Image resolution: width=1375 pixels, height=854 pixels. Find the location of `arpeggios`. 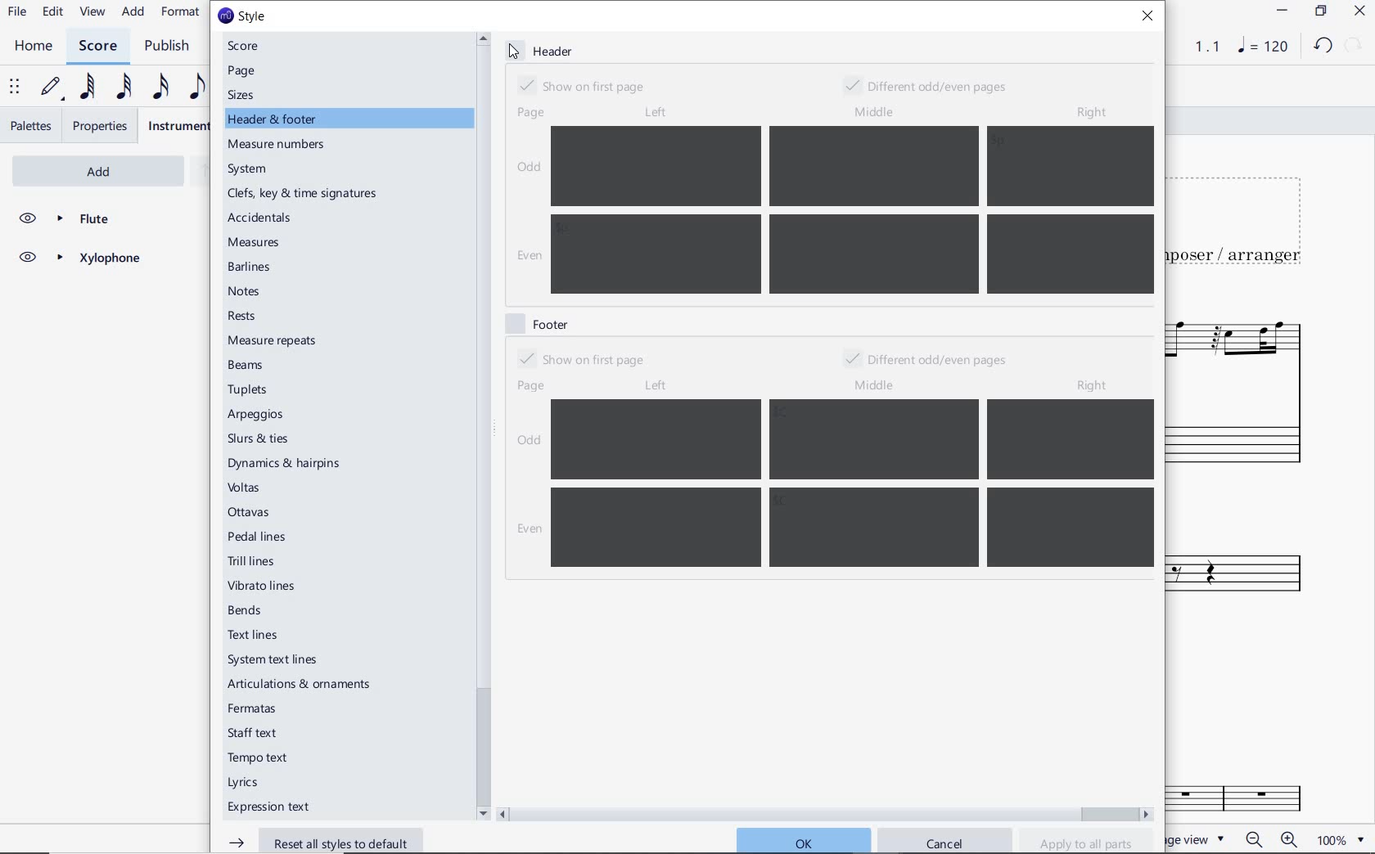

arpeggios is located at coordinates (256, 416).